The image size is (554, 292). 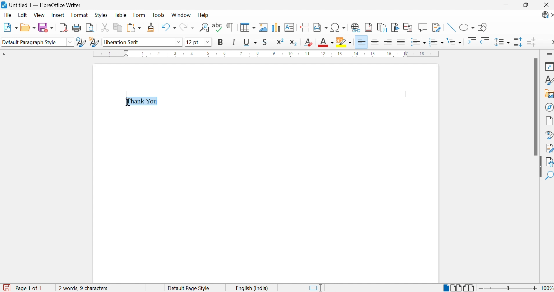 I want to click on Manage Changes, so click(x=548, y=148).